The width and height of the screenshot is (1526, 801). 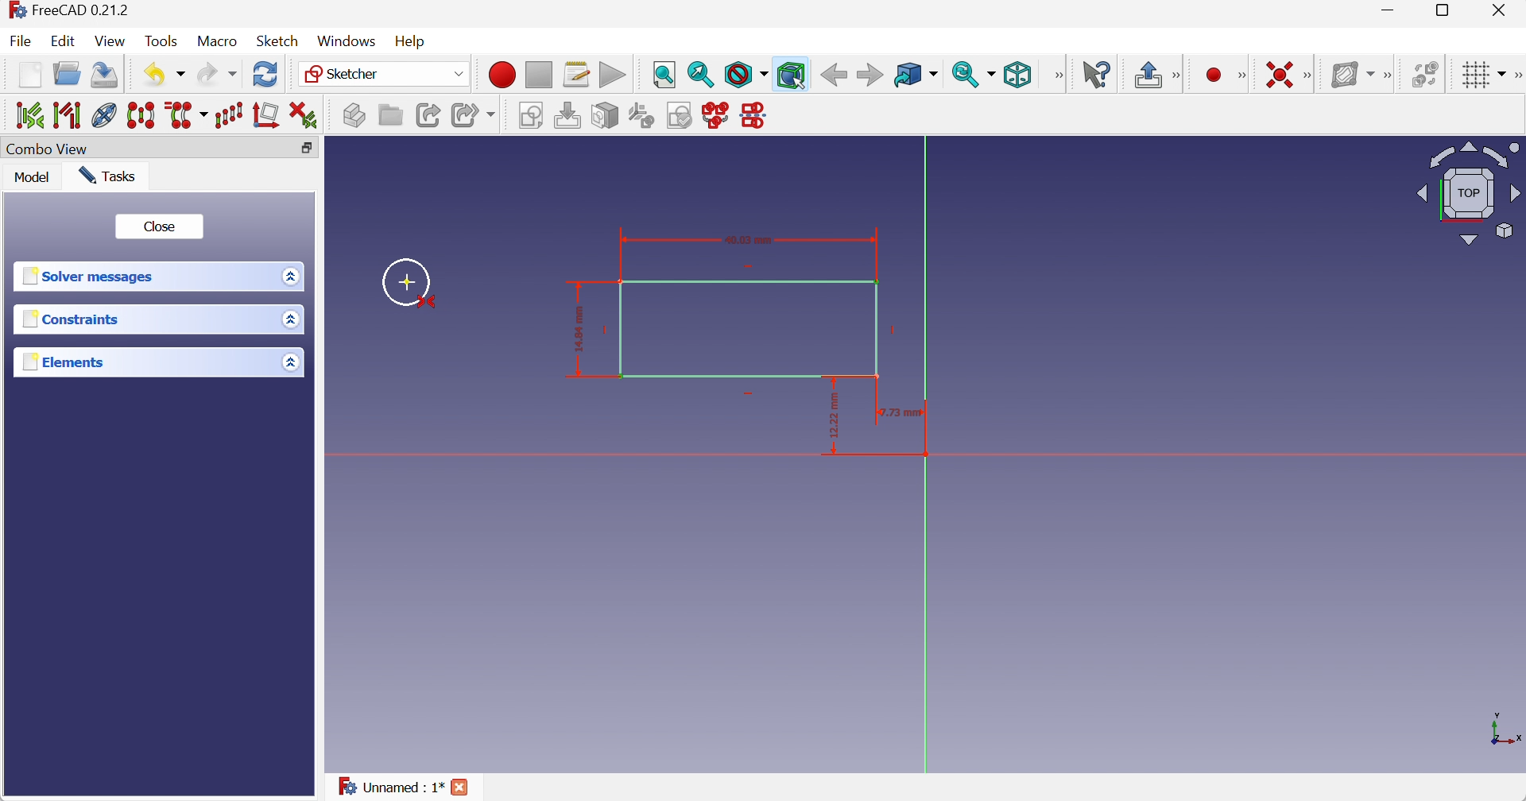 What do you see at coordinates (885, 424) in the screenshot?
I see `rectangular dimension` at bounding box center [885, 424].